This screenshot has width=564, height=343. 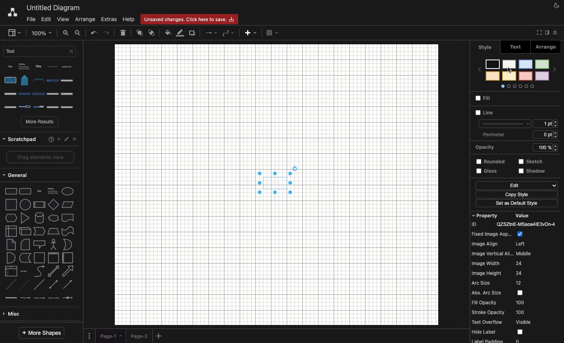 I want to click on More results, so click(x=40, y=123).